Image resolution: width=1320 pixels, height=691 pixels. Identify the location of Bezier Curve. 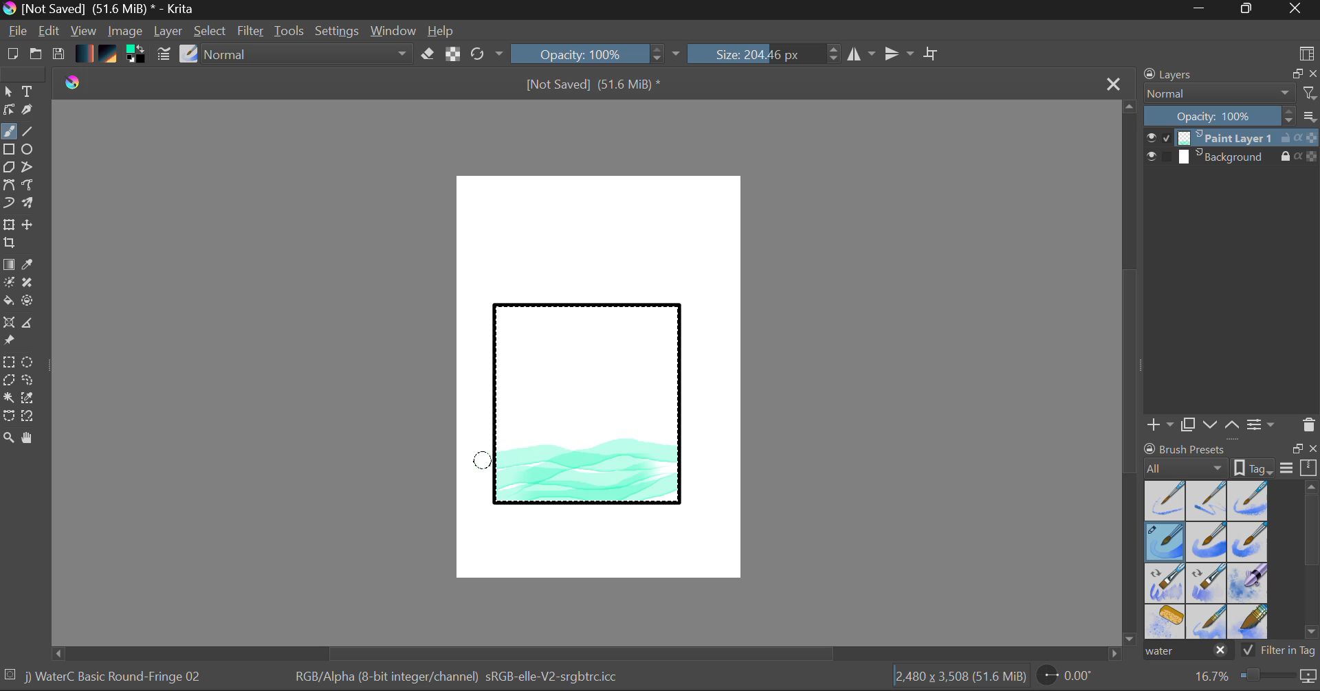
(8, 185).